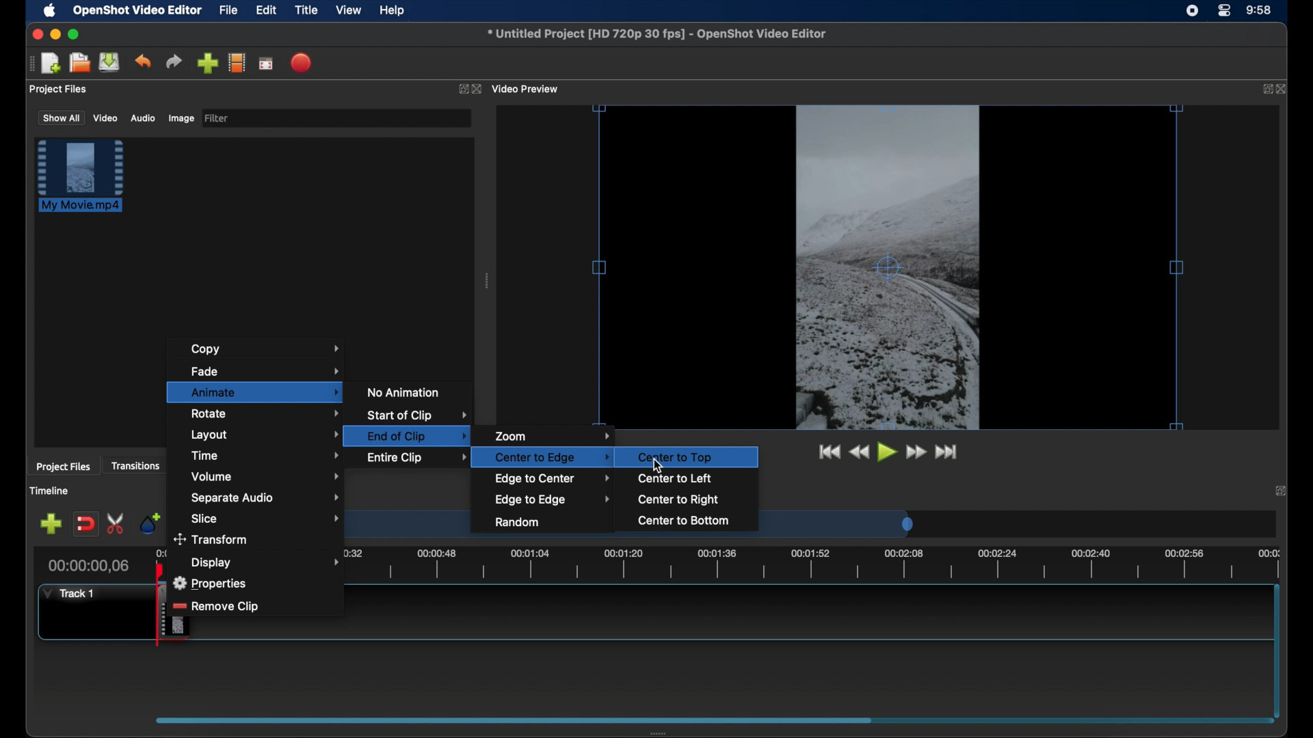  What do you see at coordinates (160, 571) in the screenshot?
I see `playhead` at bounding box center [160, 571].